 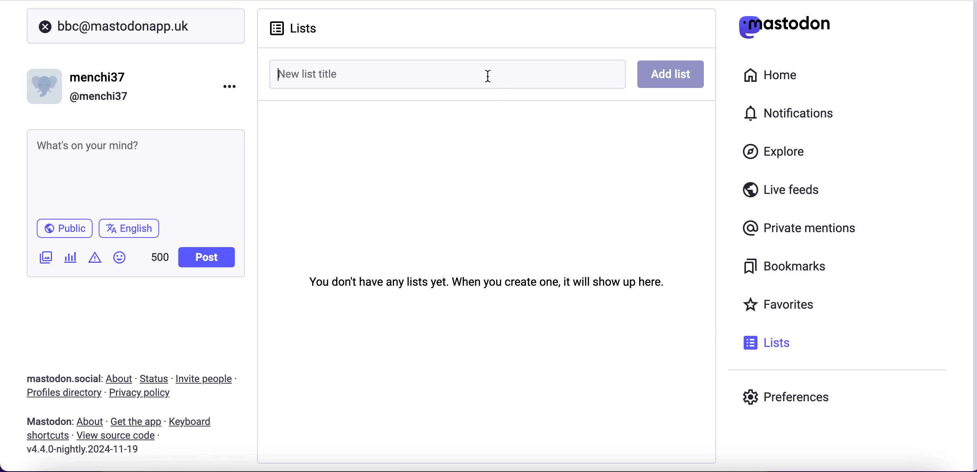 I want to click on add an image, so click(x=45, y=257).